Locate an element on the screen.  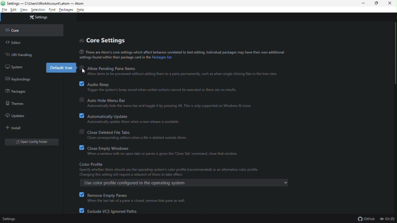
exclude VCs ignored paths is located at coordinates (112, 211).